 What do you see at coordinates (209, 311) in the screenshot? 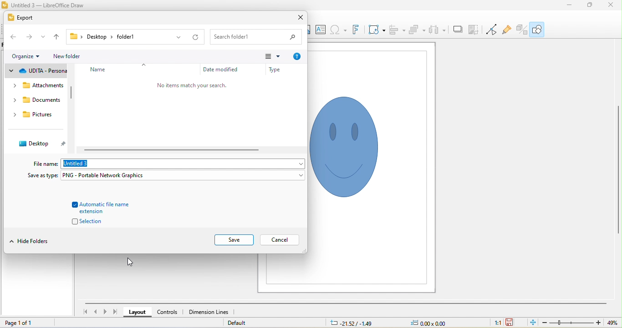
I see `dimension lines` at bounding box center [209, 311].